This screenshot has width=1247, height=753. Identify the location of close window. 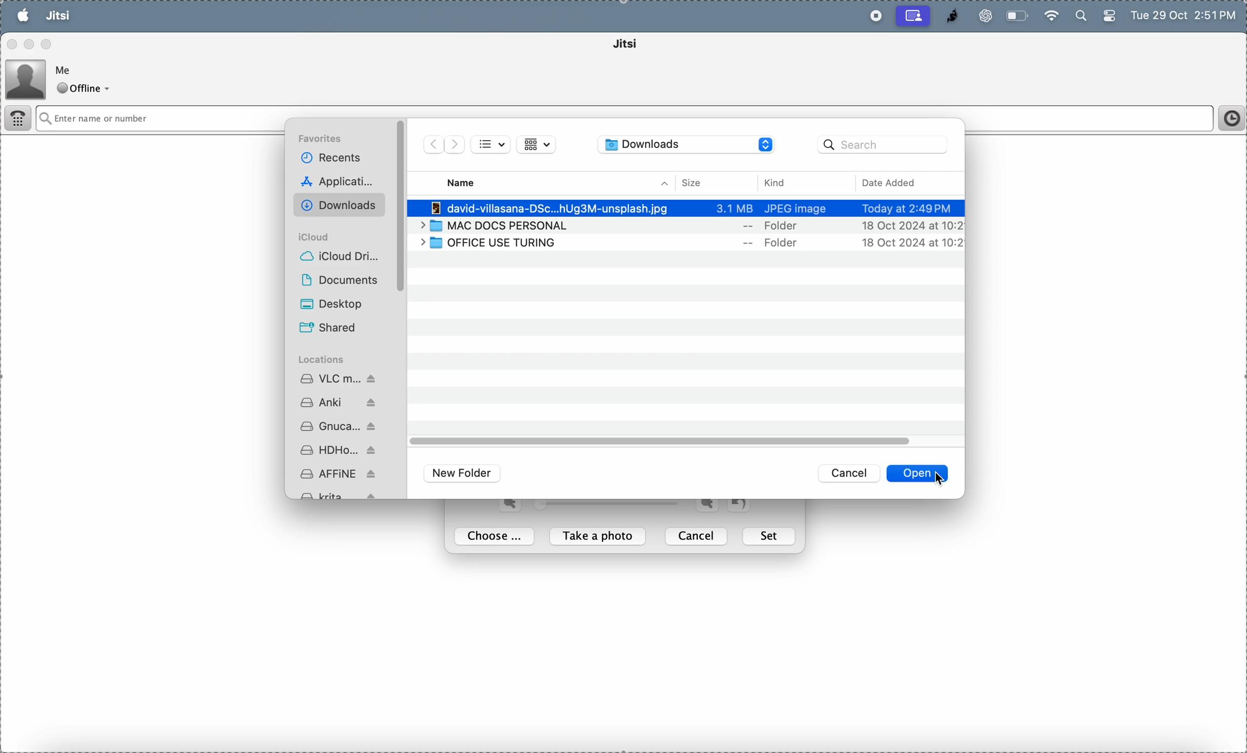
(13, 46).